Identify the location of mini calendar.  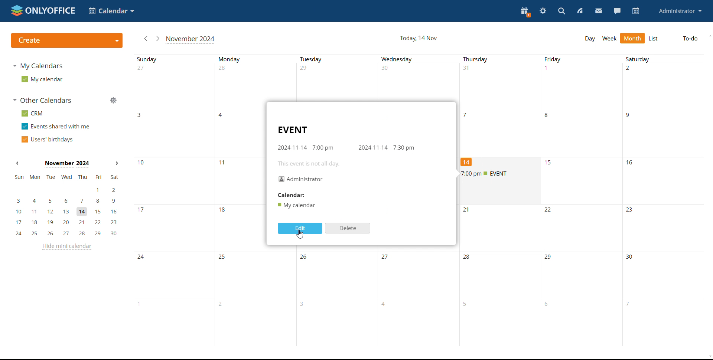
(66, 206).